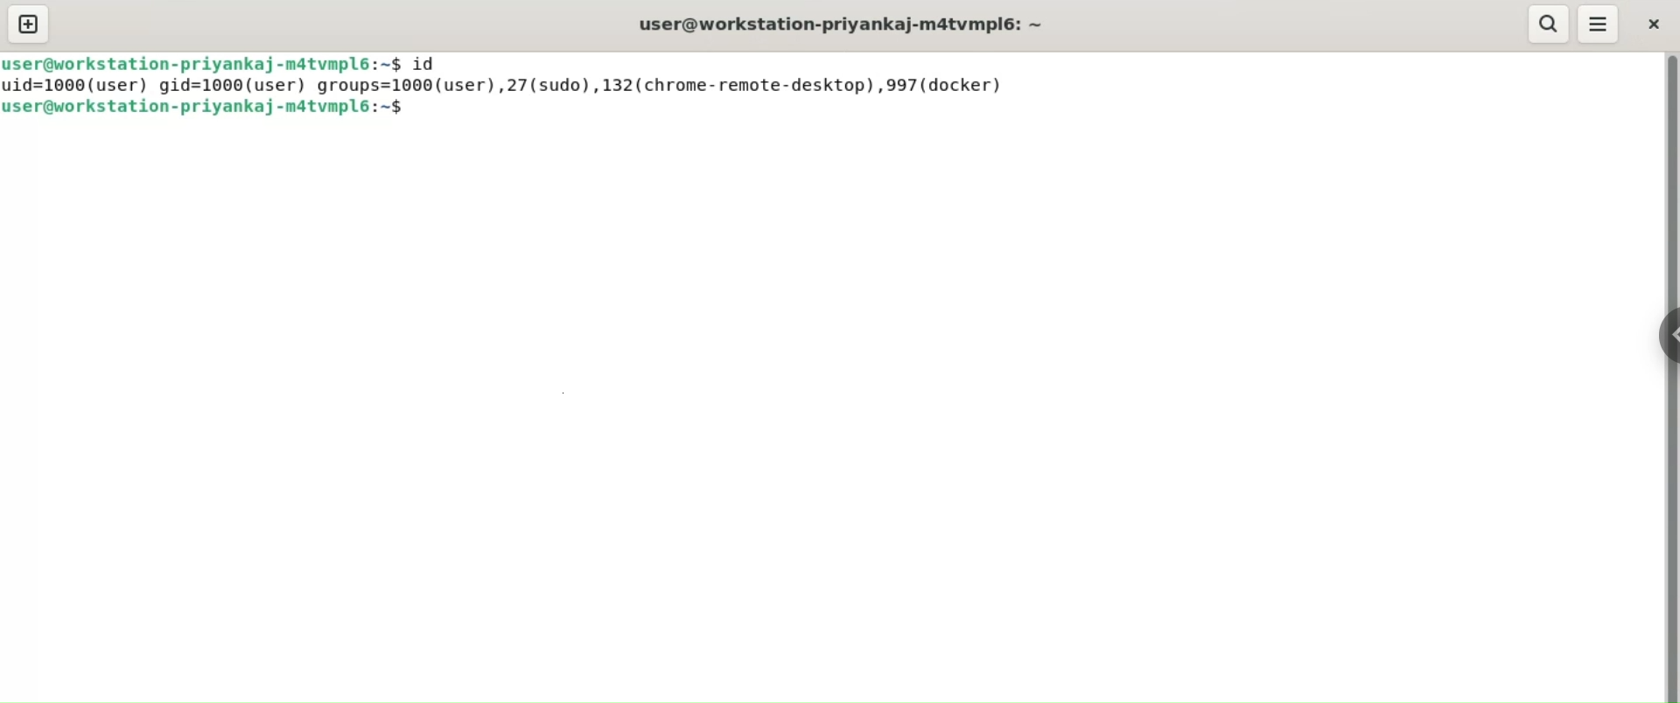  I want to click on gid=1000(user), so click(231, 85).